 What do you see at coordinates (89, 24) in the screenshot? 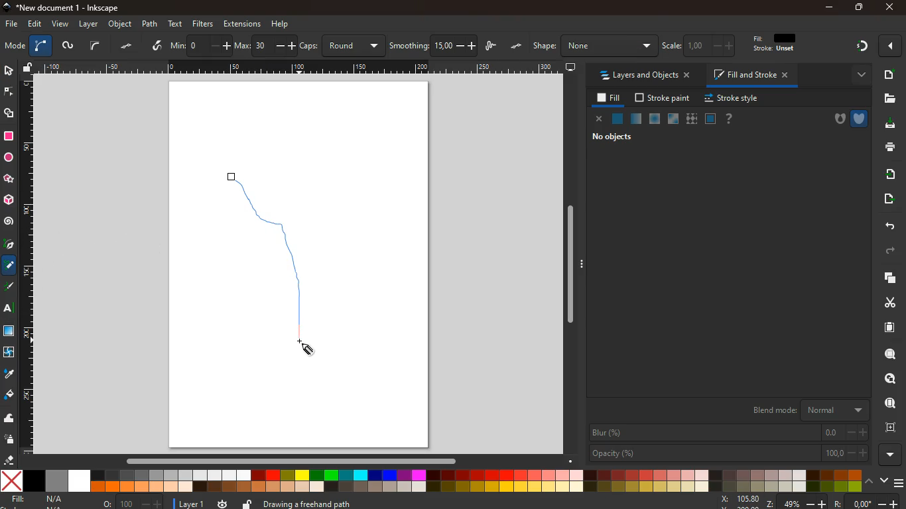
I see `layer` at bounding box center [89, 24].